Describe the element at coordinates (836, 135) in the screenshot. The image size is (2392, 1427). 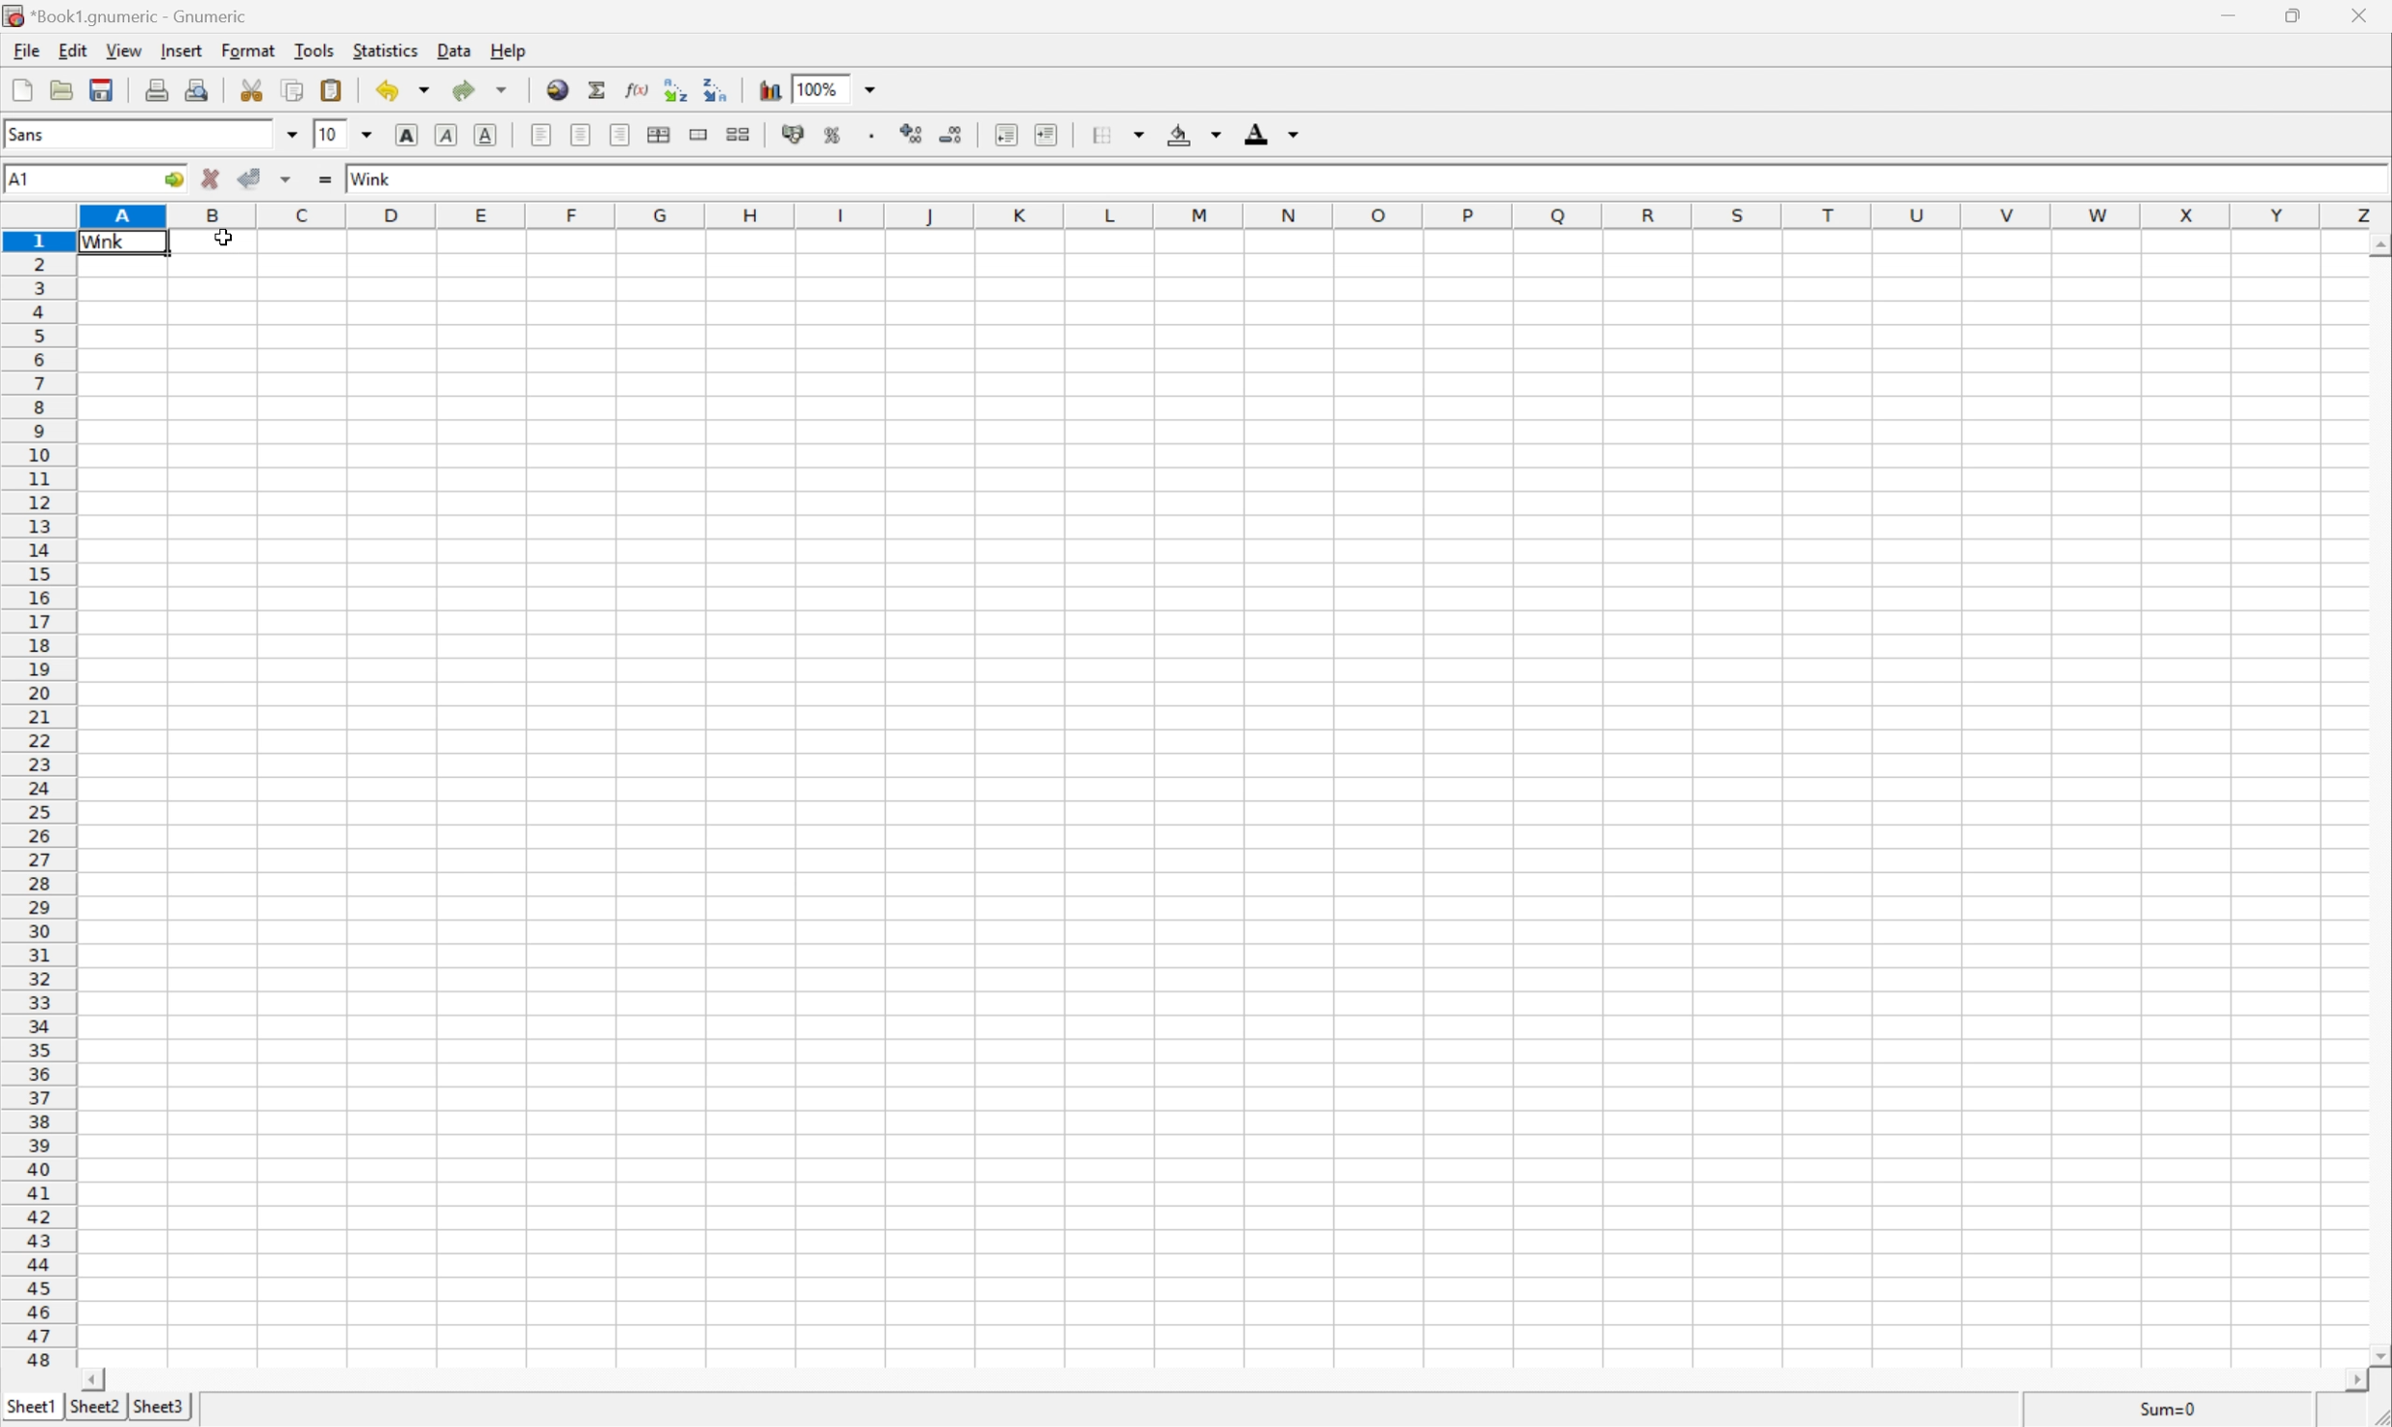
I see `format selection as percentage` at that location.